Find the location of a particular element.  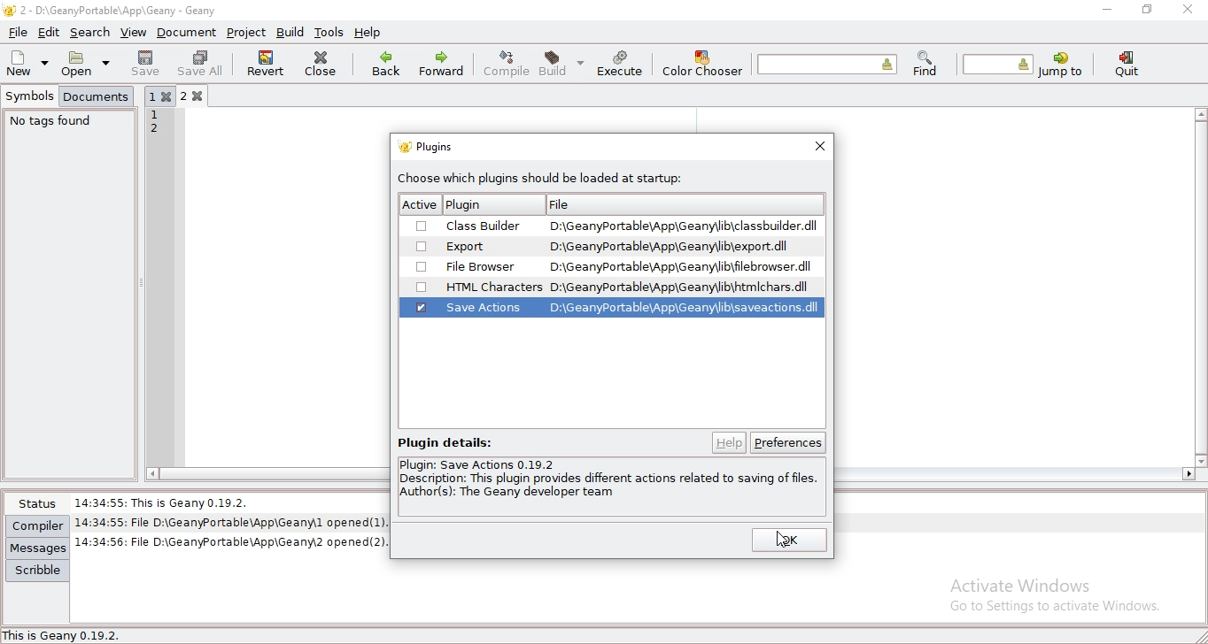

minimize is located at coordinates (1107, 10).